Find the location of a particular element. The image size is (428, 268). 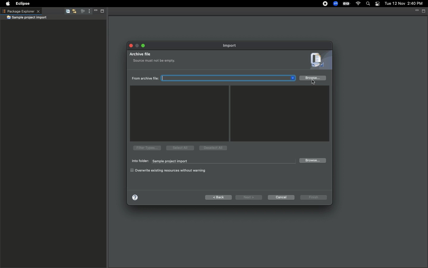

Minimize is located at coordinates (416, 11).